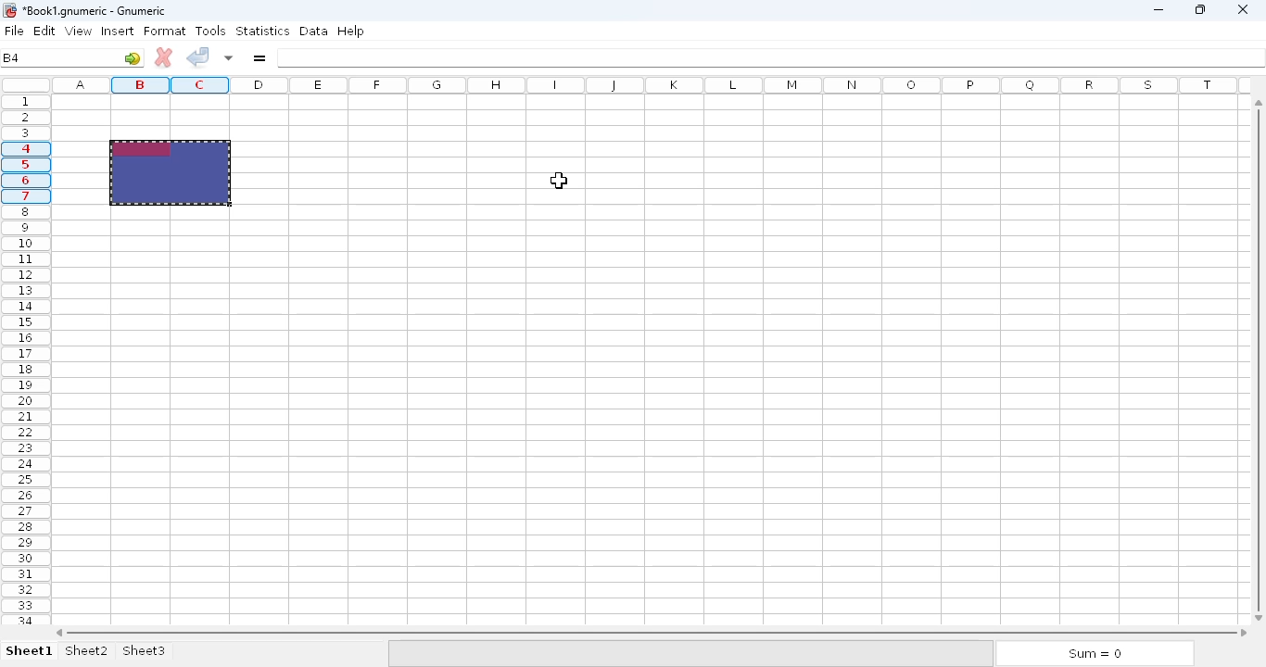 This screenshot has width=1266, height=667. What do you see at coordinates (117, 31) in the screenshot?
I see `insert` at bounding box center [117, 31].